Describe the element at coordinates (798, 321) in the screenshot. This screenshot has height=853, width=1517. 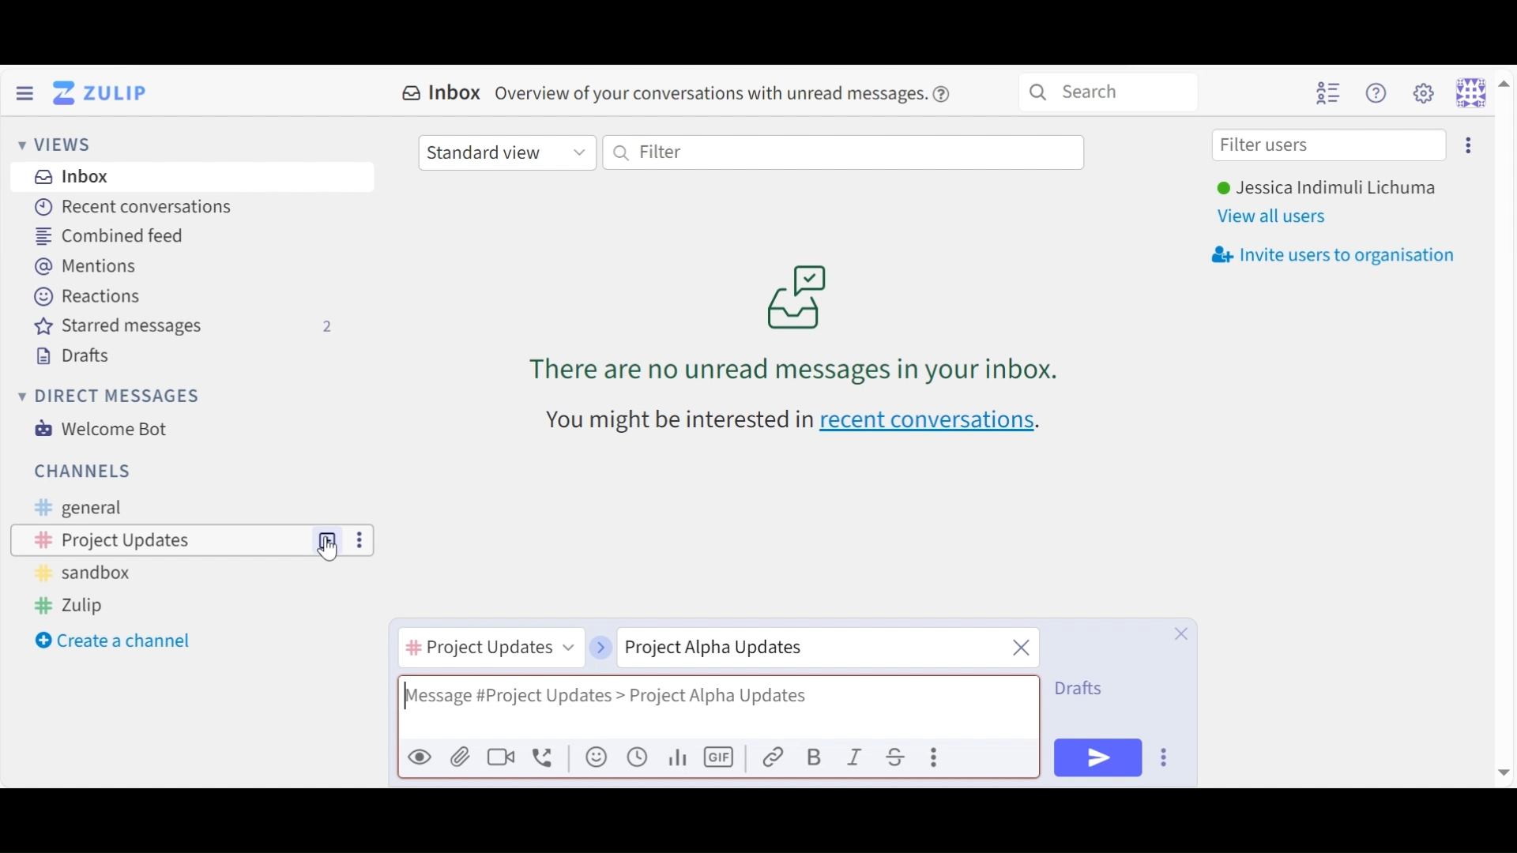
I see `no unread messages` at that location.